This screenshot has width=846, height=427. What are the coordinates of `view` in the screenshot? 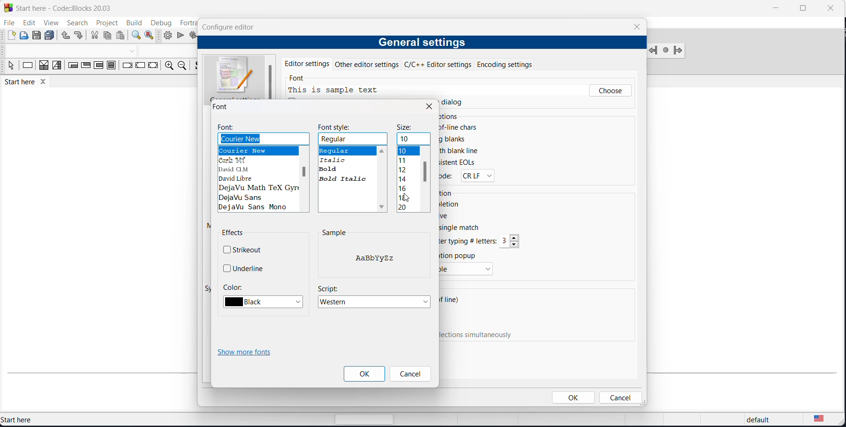 It's located at (49, 22).